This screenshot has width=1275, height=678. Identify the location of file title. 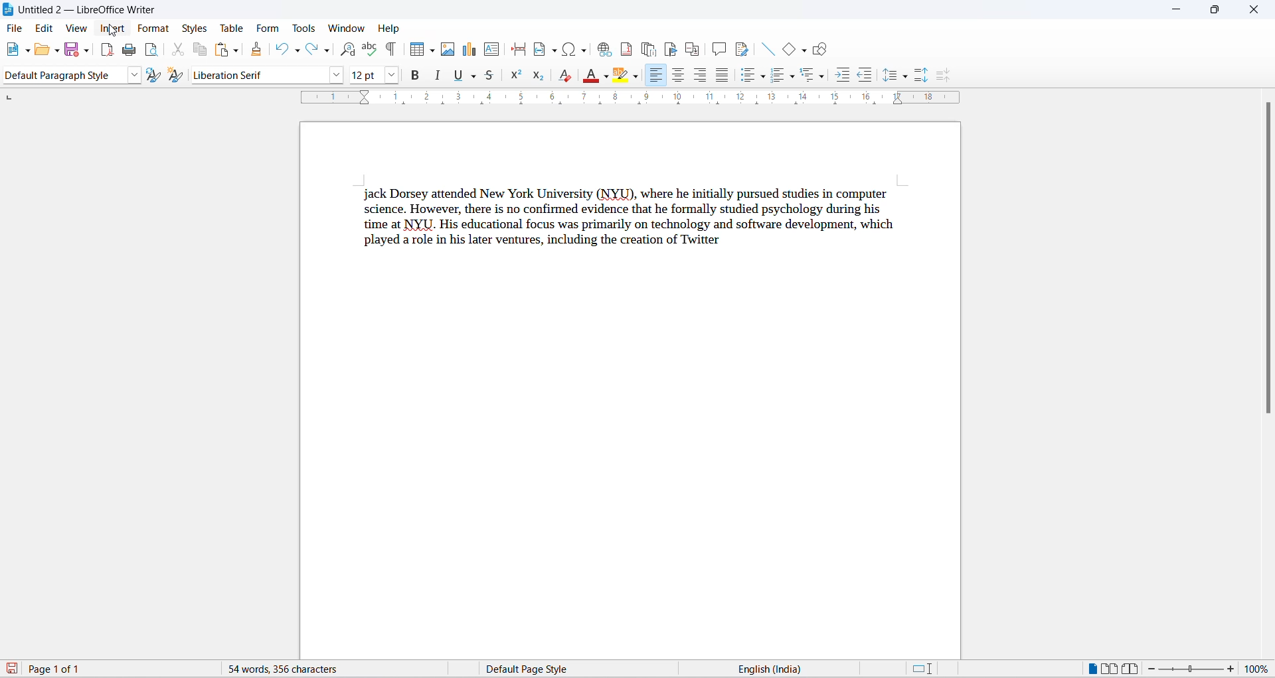
(90, 10).